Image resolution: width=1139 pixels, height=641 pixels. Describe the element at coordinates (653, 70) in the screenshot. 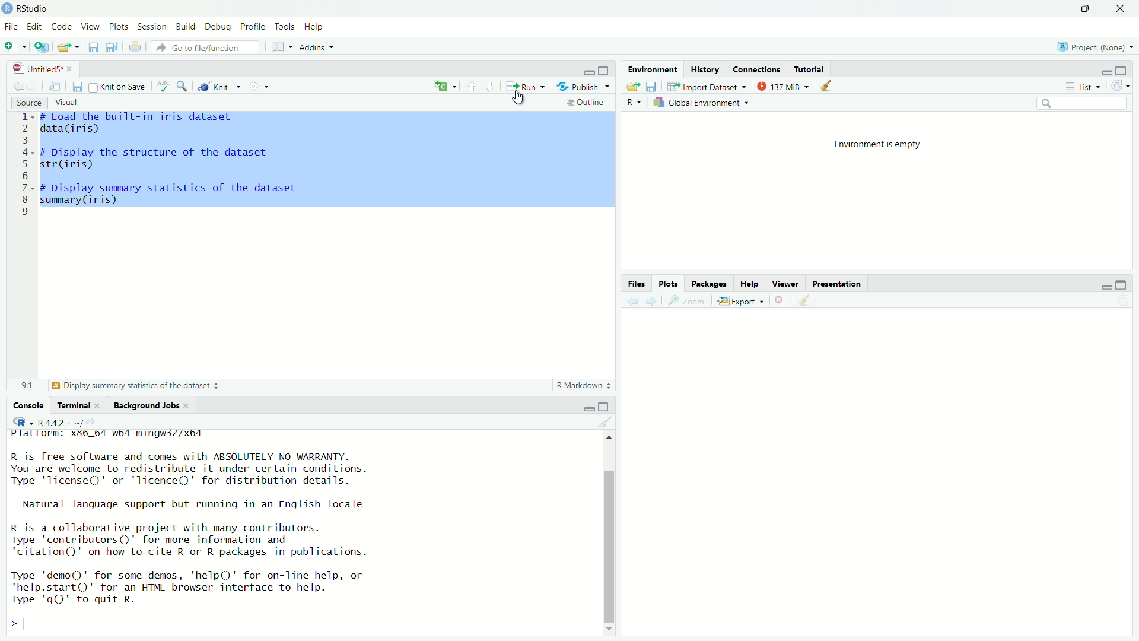

I see `Environment` at that location.